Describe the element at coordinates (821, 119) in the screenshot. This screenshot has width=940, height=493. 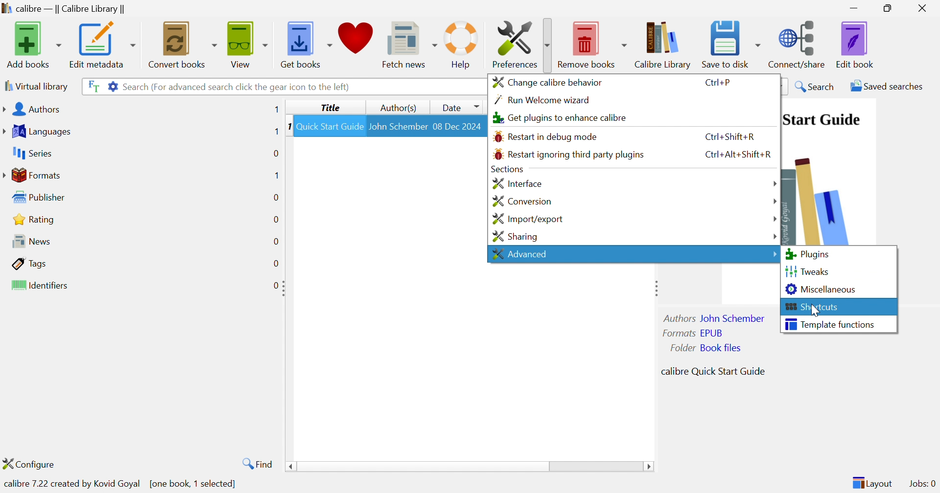
I see `Quick Start Guide` at that location.